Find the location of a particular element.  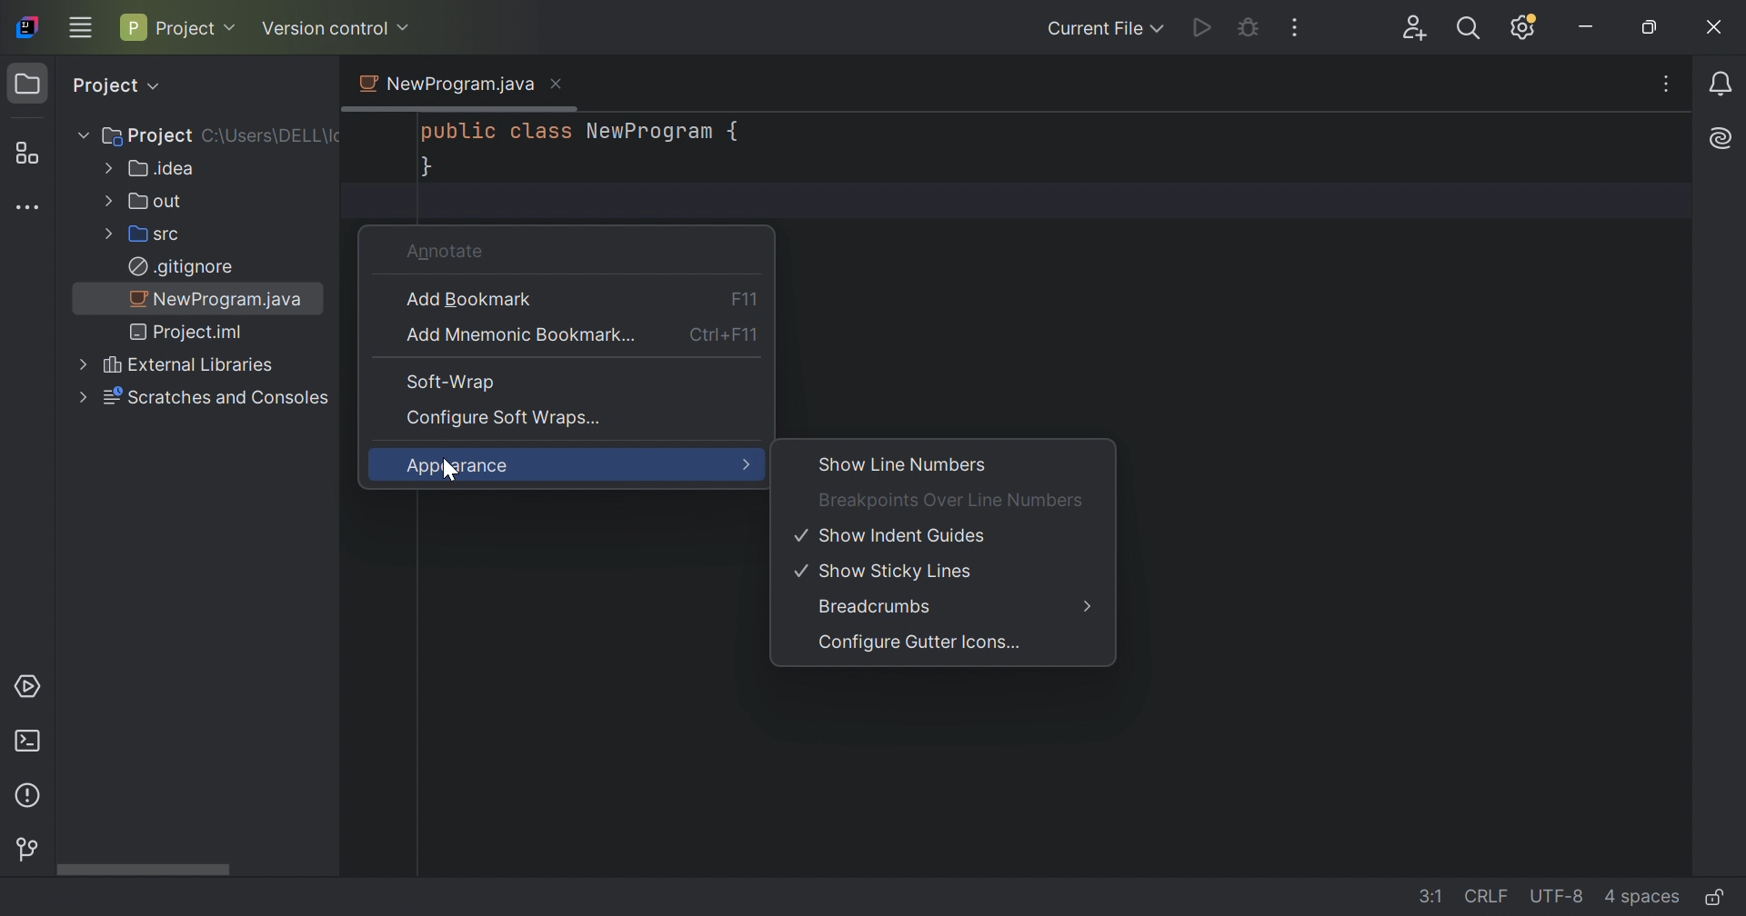

Updates Available. IDE and Project settings is located at coordinates (1526, 29).